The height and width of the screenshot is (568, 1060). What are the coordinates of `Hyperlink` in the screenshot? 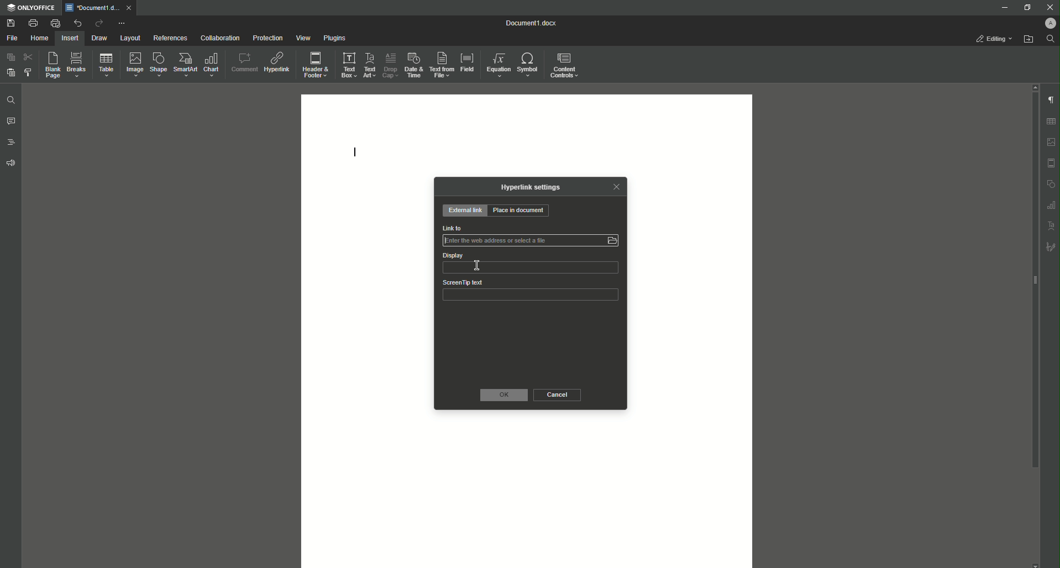 It's located at (277, 64).